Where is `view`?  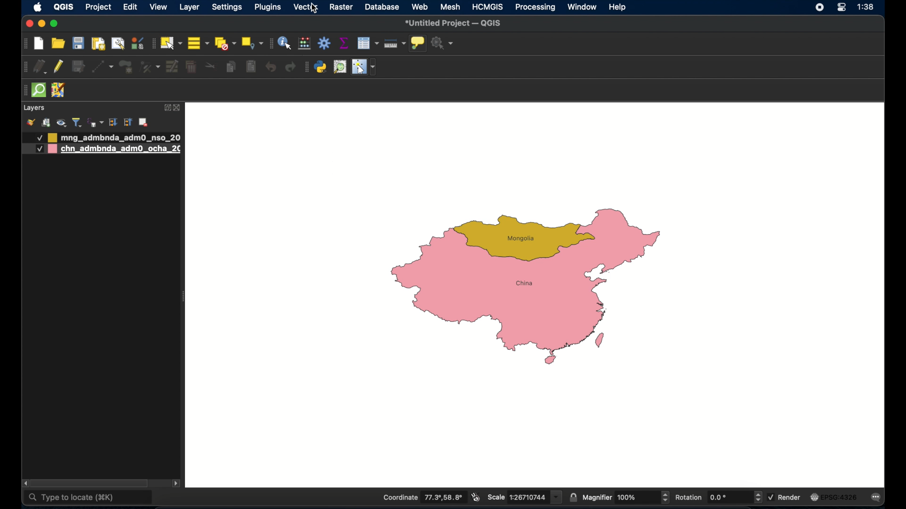 view is located at coordinates (158, 8).